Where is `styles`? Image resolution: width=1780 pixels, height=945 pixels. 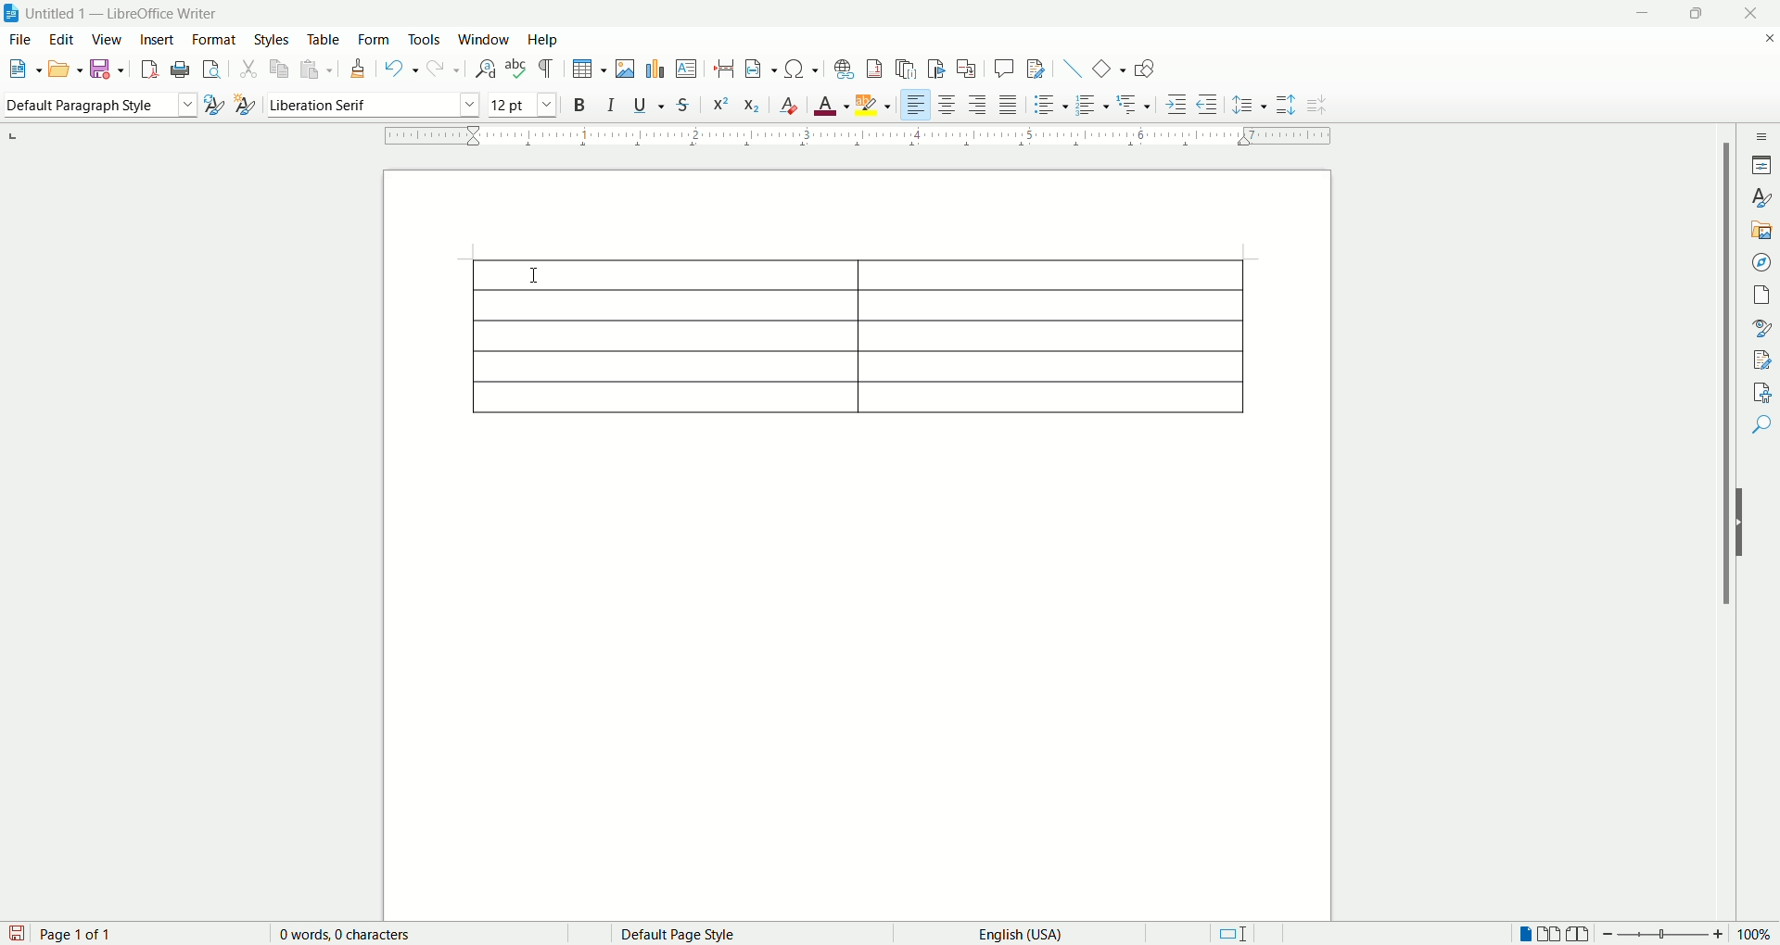 styles is located at coordinates (274, 40).